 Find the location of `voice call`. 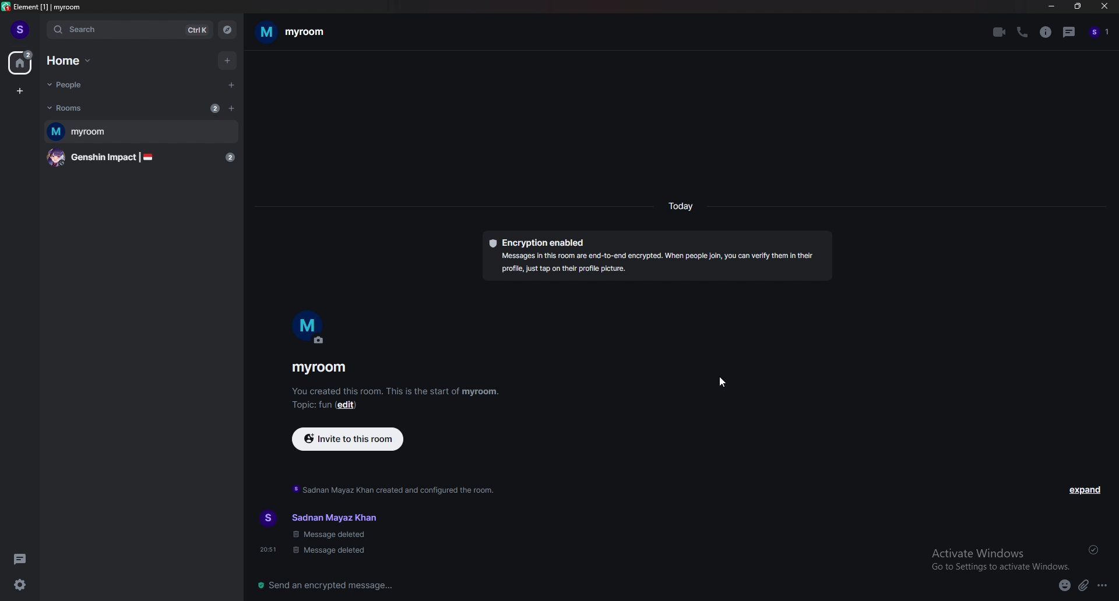

voice call is located at coordinates (1024, 32).